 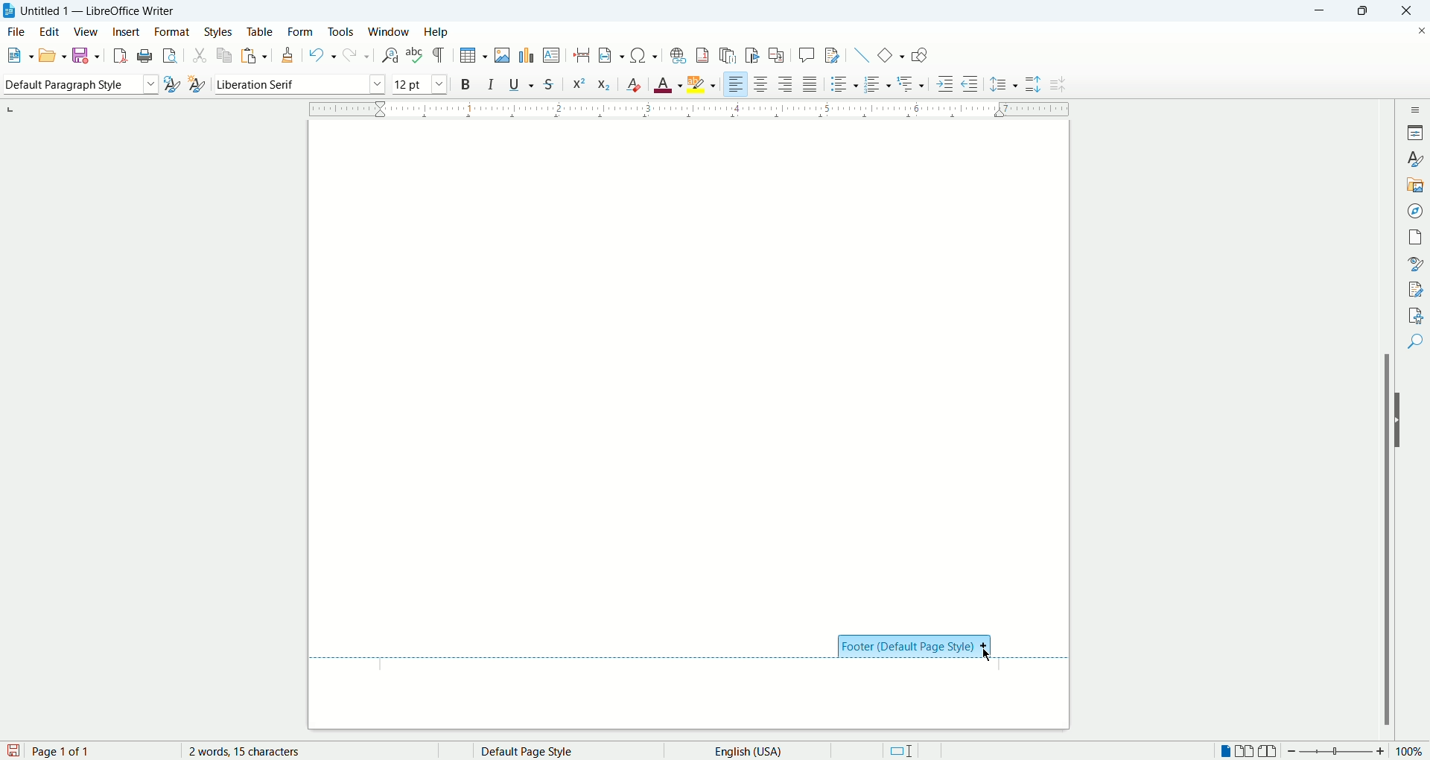 I want to click on word count, so click(x=257, y=751).